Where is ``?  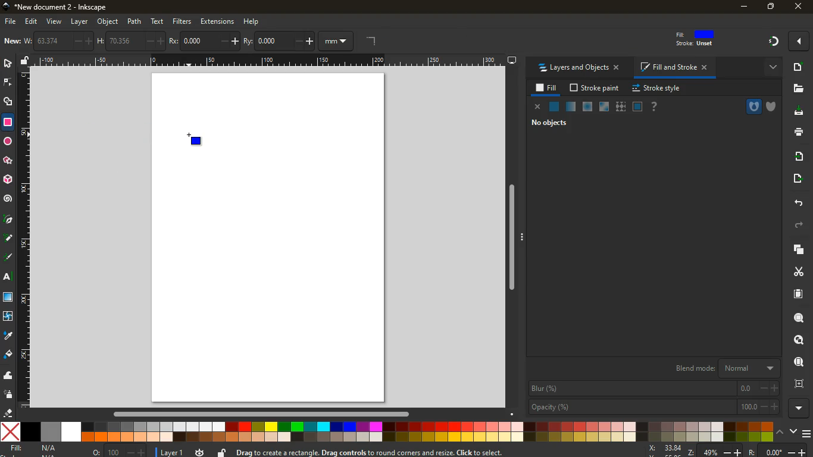
 is located at coordinates (796, 42).